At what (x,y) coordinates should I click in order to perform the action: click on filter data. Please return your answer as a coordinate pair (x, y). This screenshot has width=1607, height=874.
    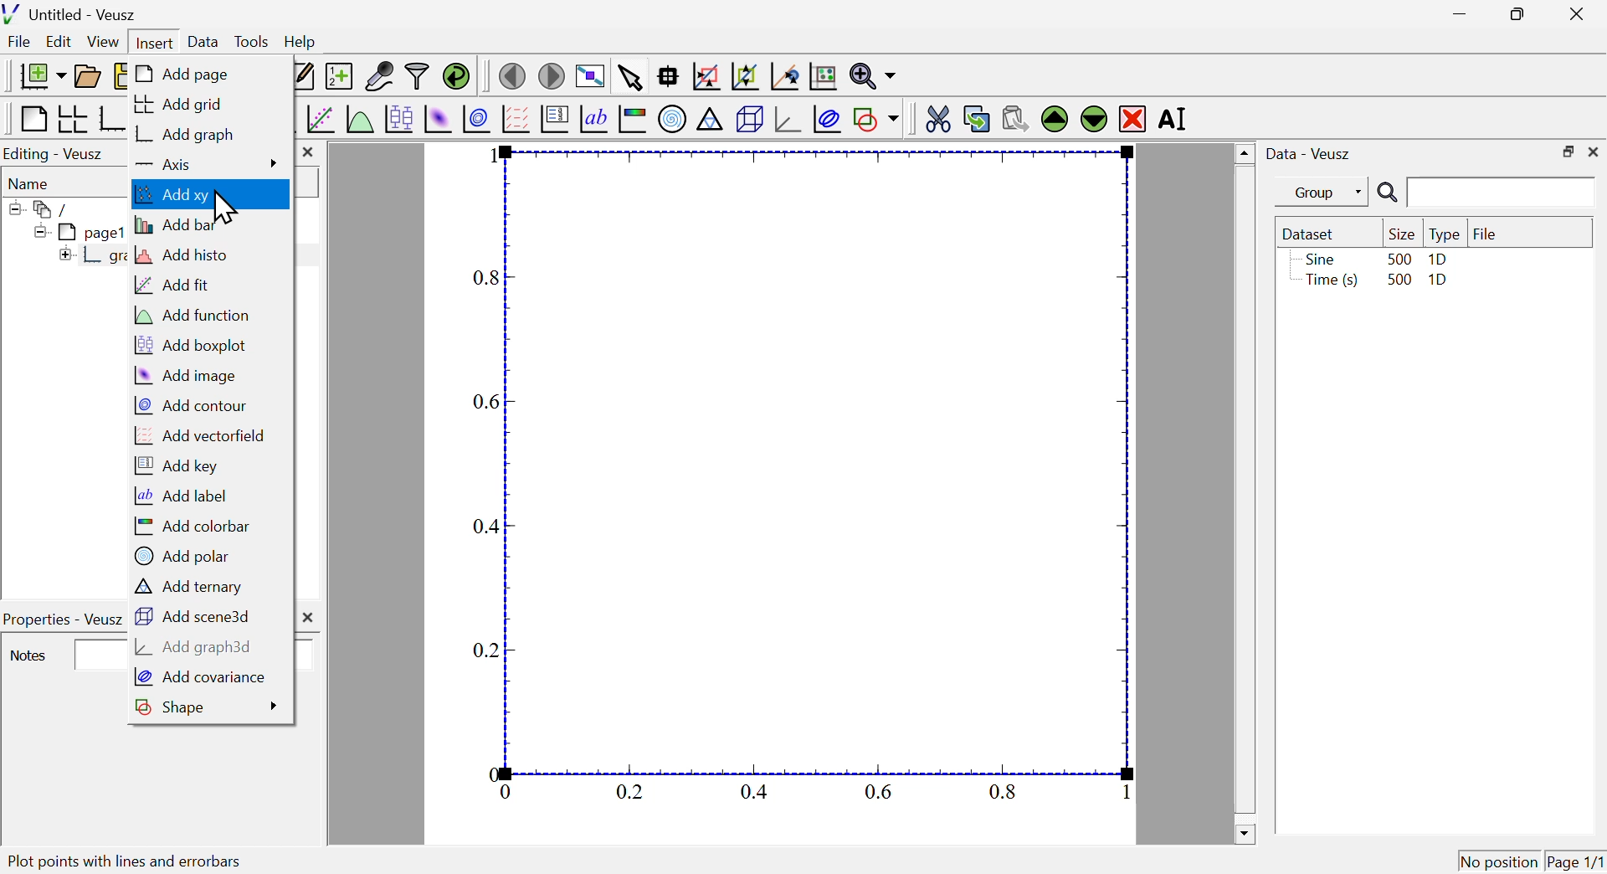
    Looking at the image, I should click on (418, 77).